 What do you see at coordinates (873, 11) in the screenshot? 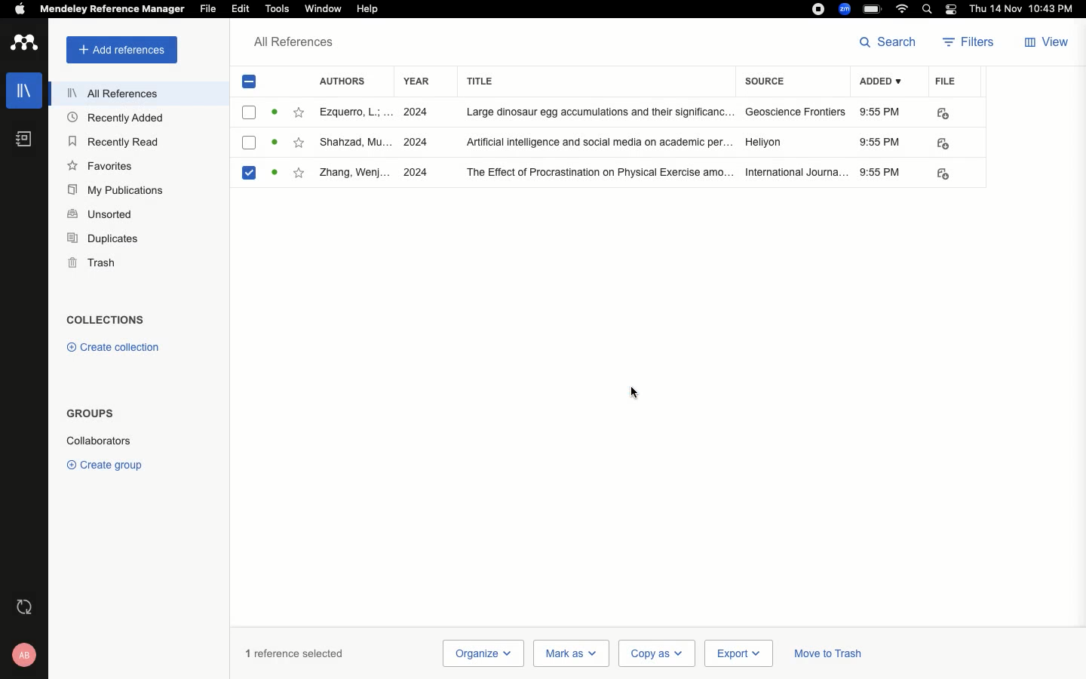
I see `Charge` at bounding box center [873, 11].